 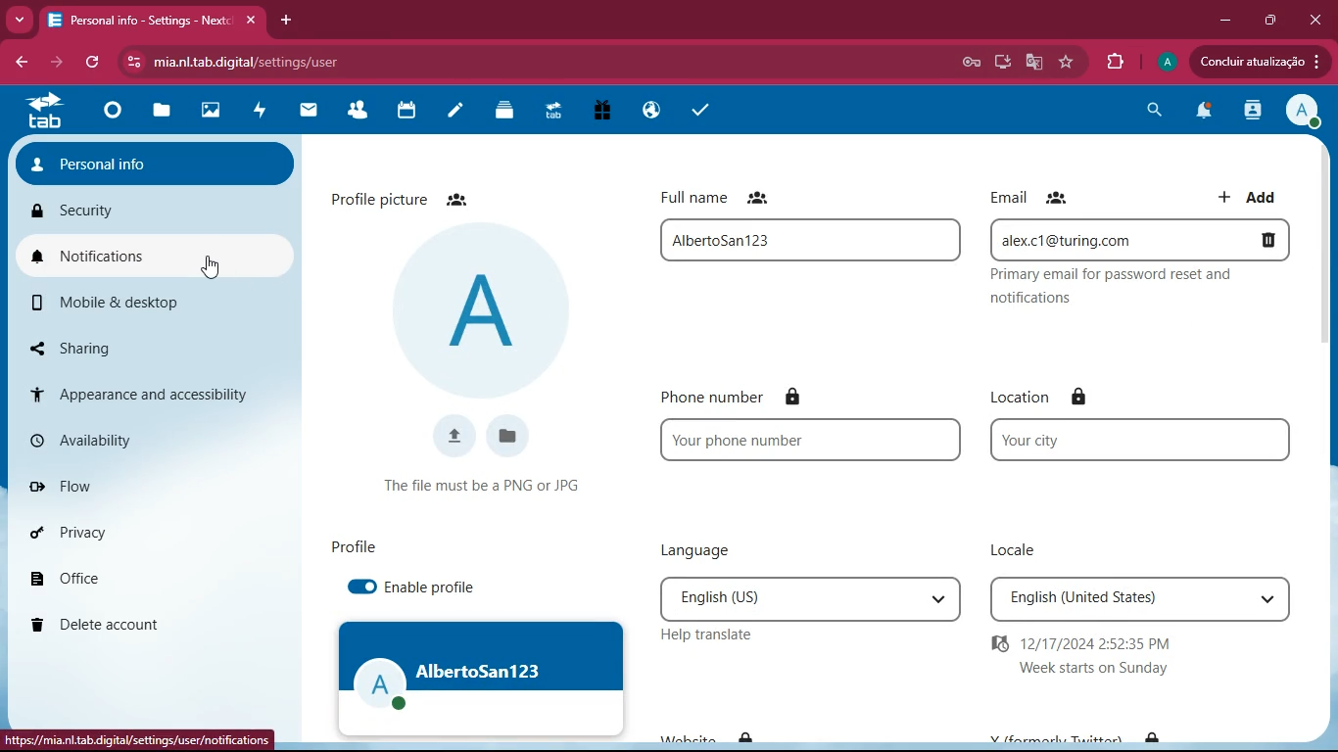 I want to click on full name, so click(x=721, y=197).